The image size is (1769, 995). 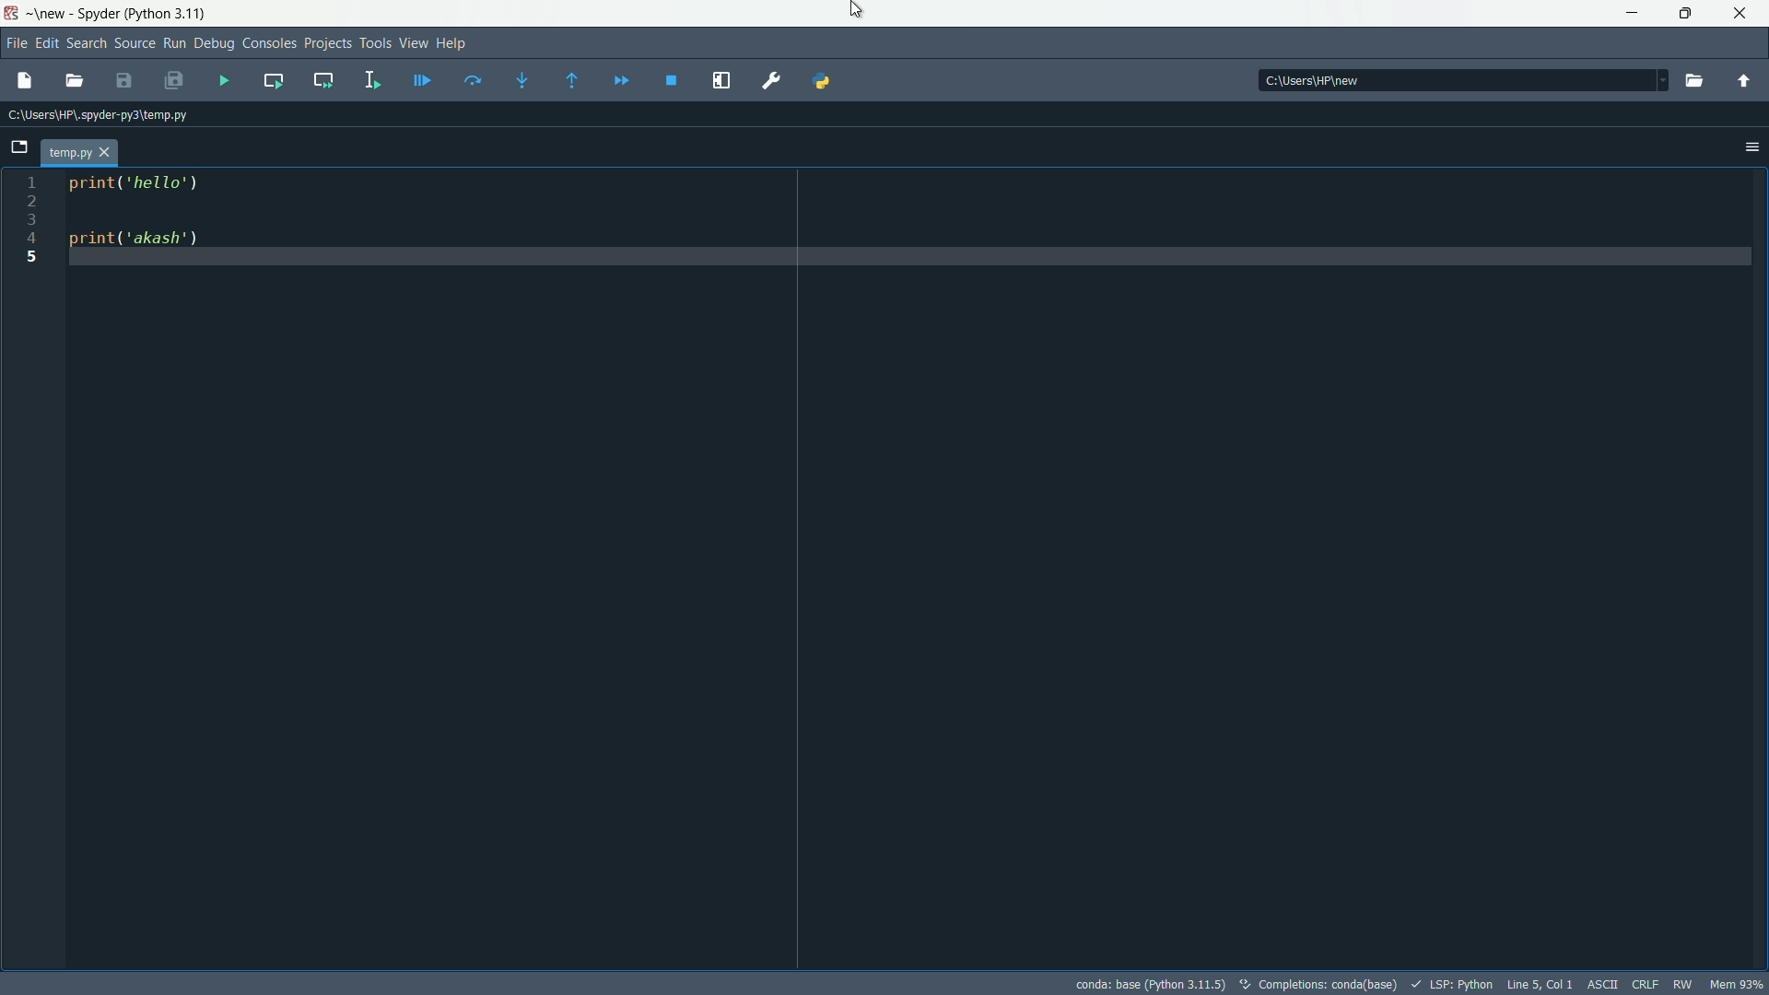 I want to click on minimize, so click(x=1633, y=16).